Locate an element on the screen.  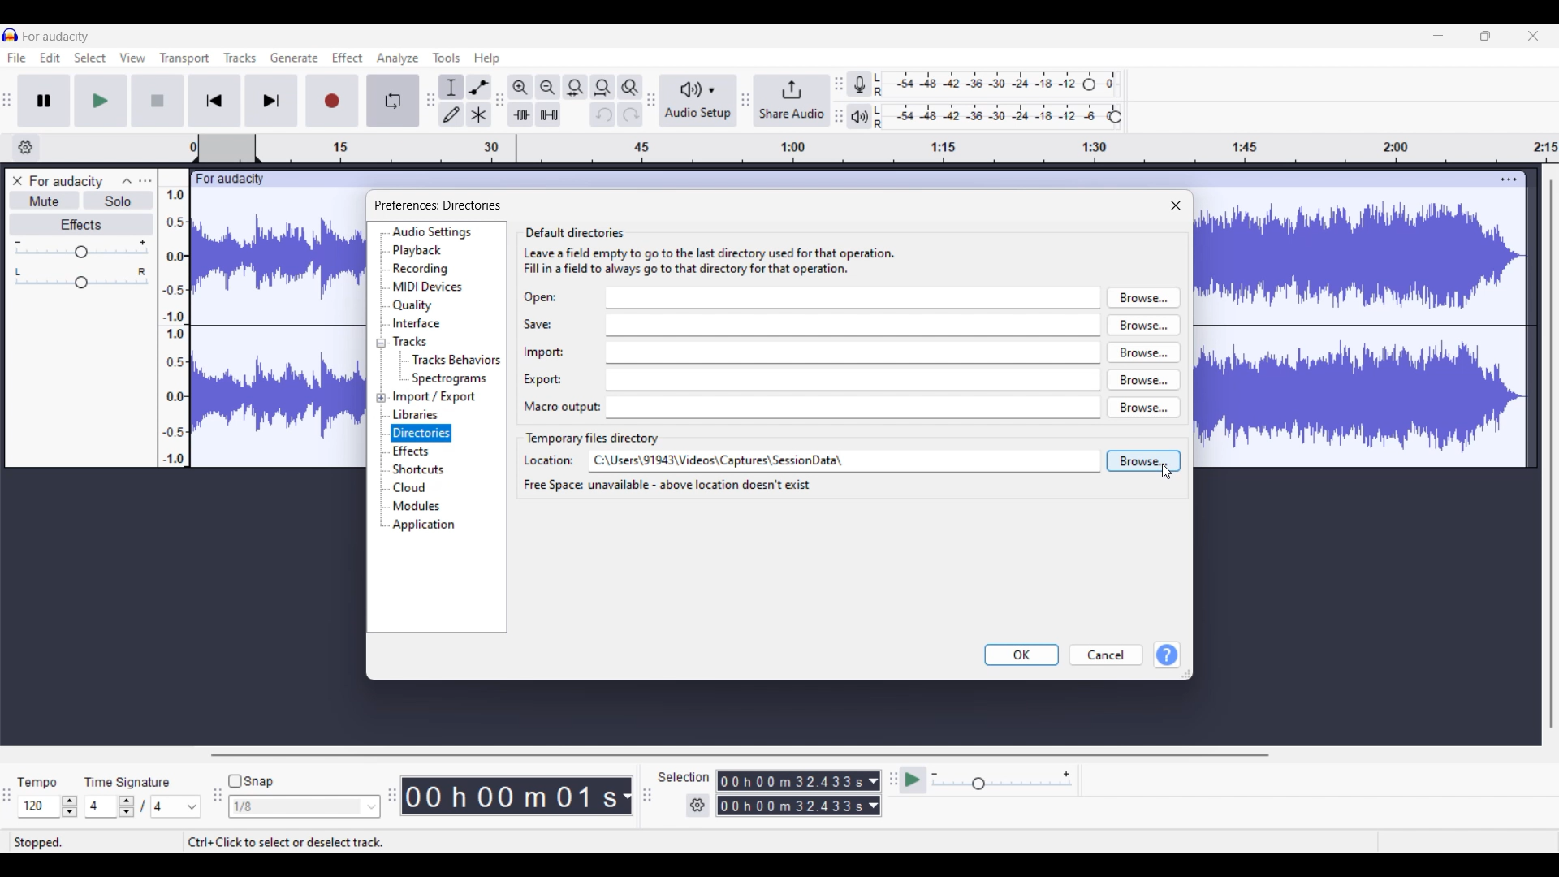
Effects is located at coordinates (82, 224).